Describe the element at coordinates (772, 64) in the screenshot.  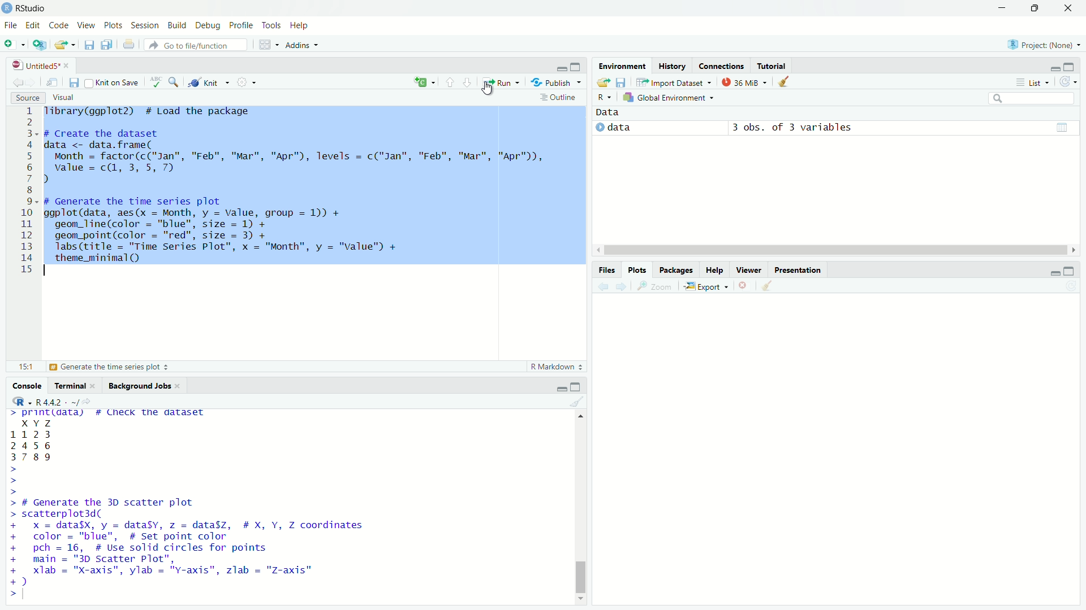
I see `tutorial` at that location.